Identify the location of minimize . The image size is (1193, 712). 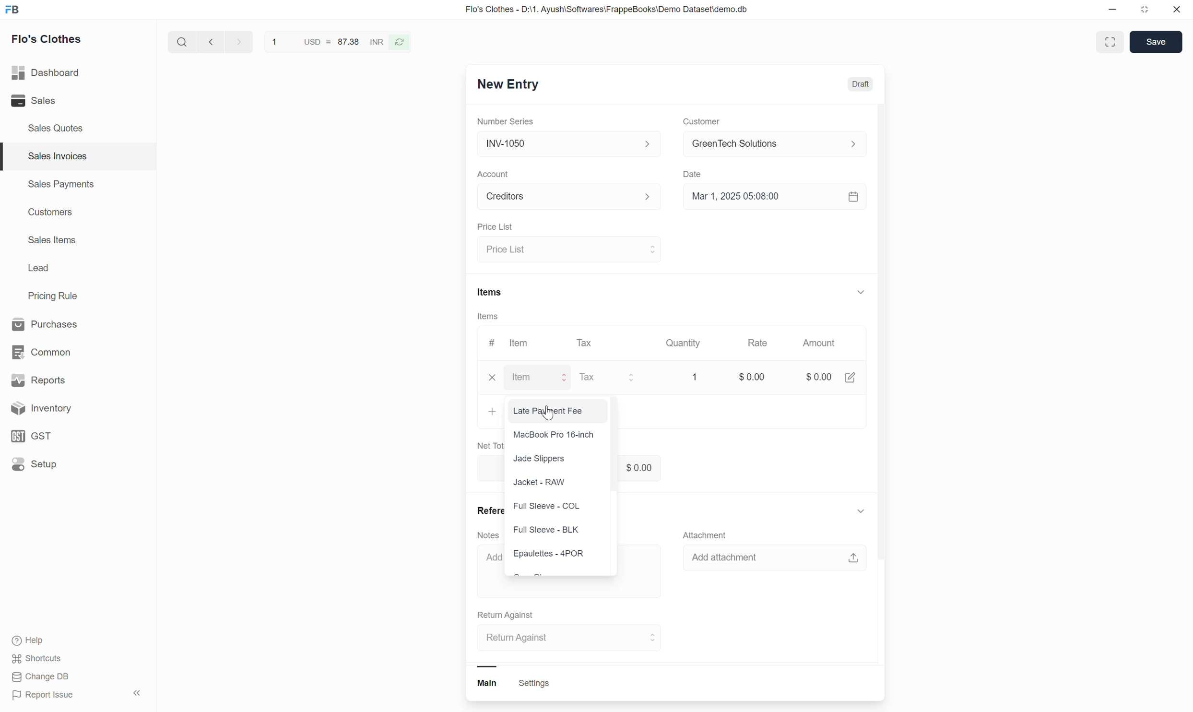
(1117, 11).